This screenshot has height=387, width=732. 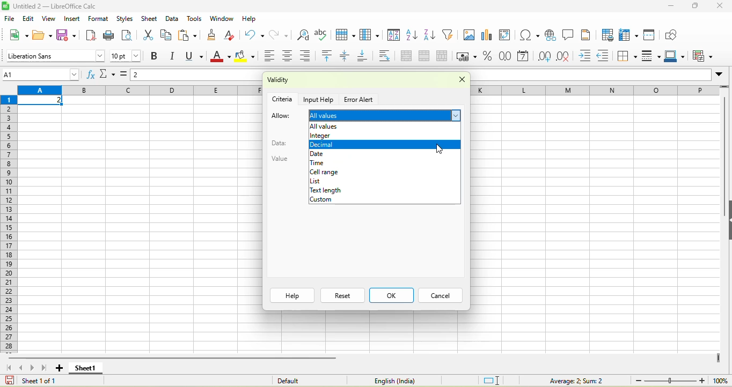 What do you see at coordinates (550, 35) in the screenshot?
I see `hyperlink` at bounding box center [550, 35].